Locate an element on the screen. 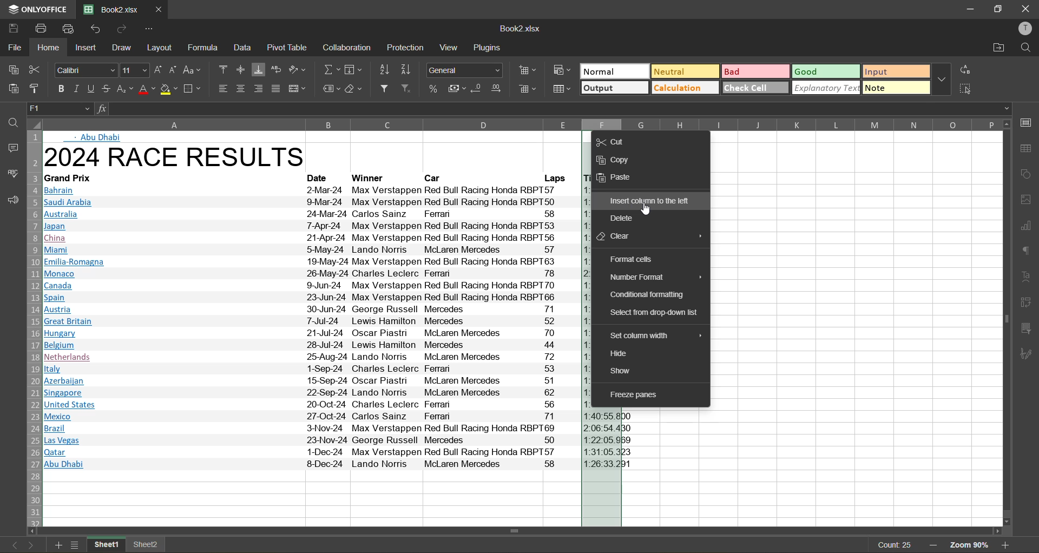 The height and width of the screenshot is (553, 1039). sub\superscript is located at coordinates (126, 89).